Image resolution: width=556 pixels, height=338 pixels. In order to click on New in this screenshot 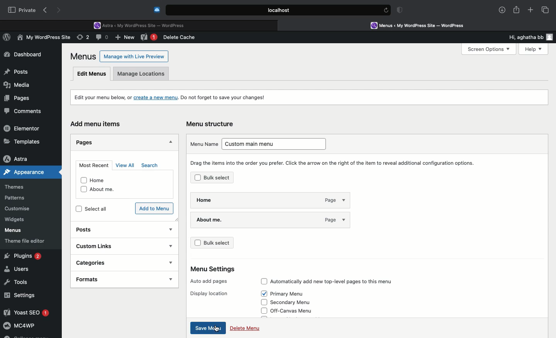, I will do `click(149, 38)`.